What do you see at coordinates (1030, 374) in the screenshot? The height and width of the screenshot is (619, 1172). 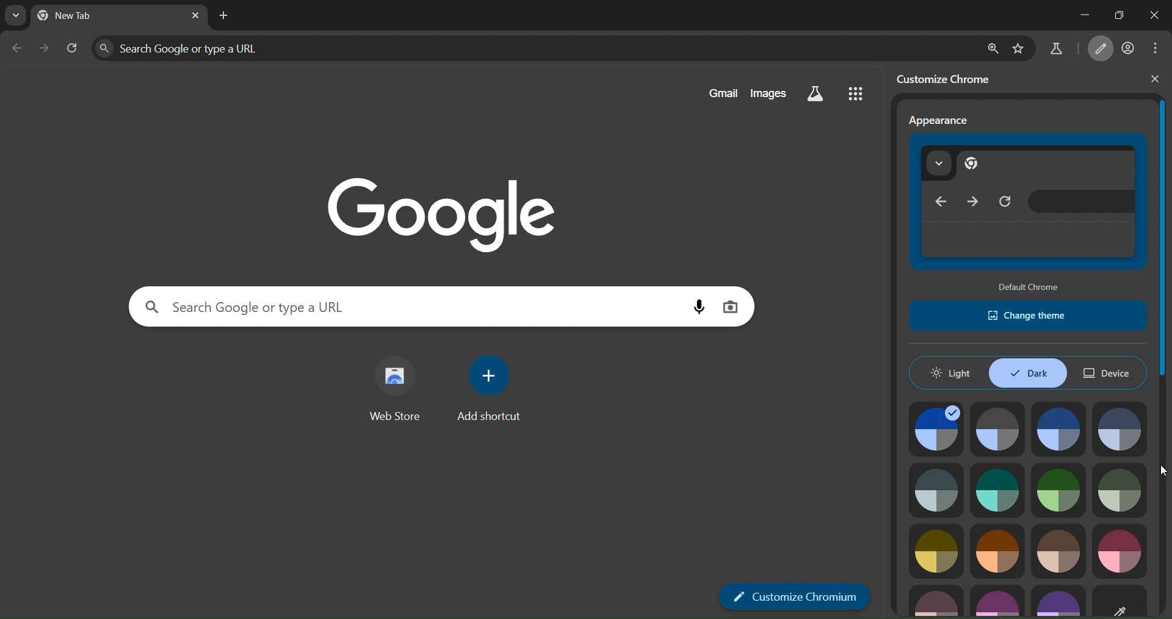 I see `dark` at bounding box center [1030, 374].